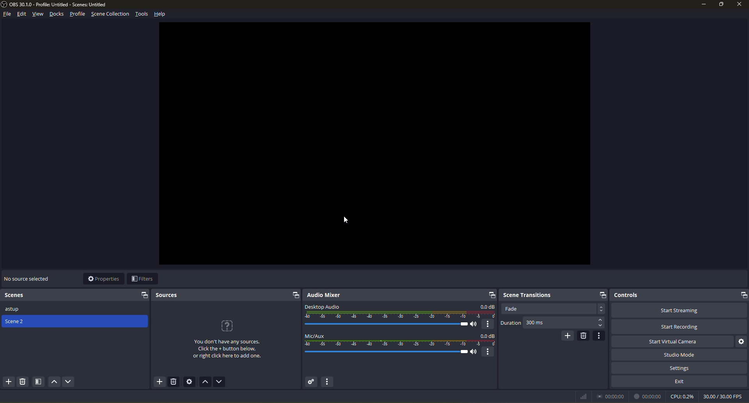 This screenshot has height=403, width=749. Describe the element at coordinates (492, 295) in the screenshot. I see `expand` at that location.